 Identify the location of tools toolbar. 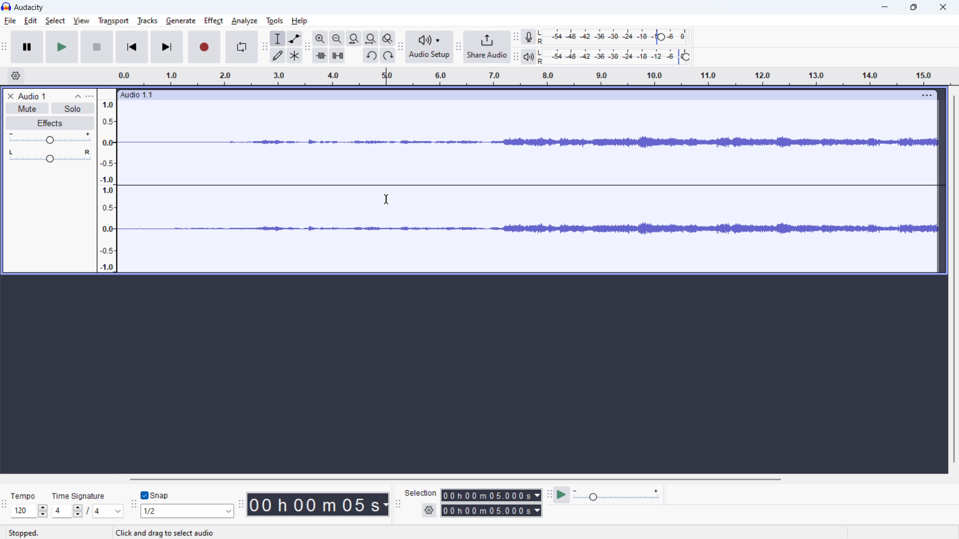
(265, 47).